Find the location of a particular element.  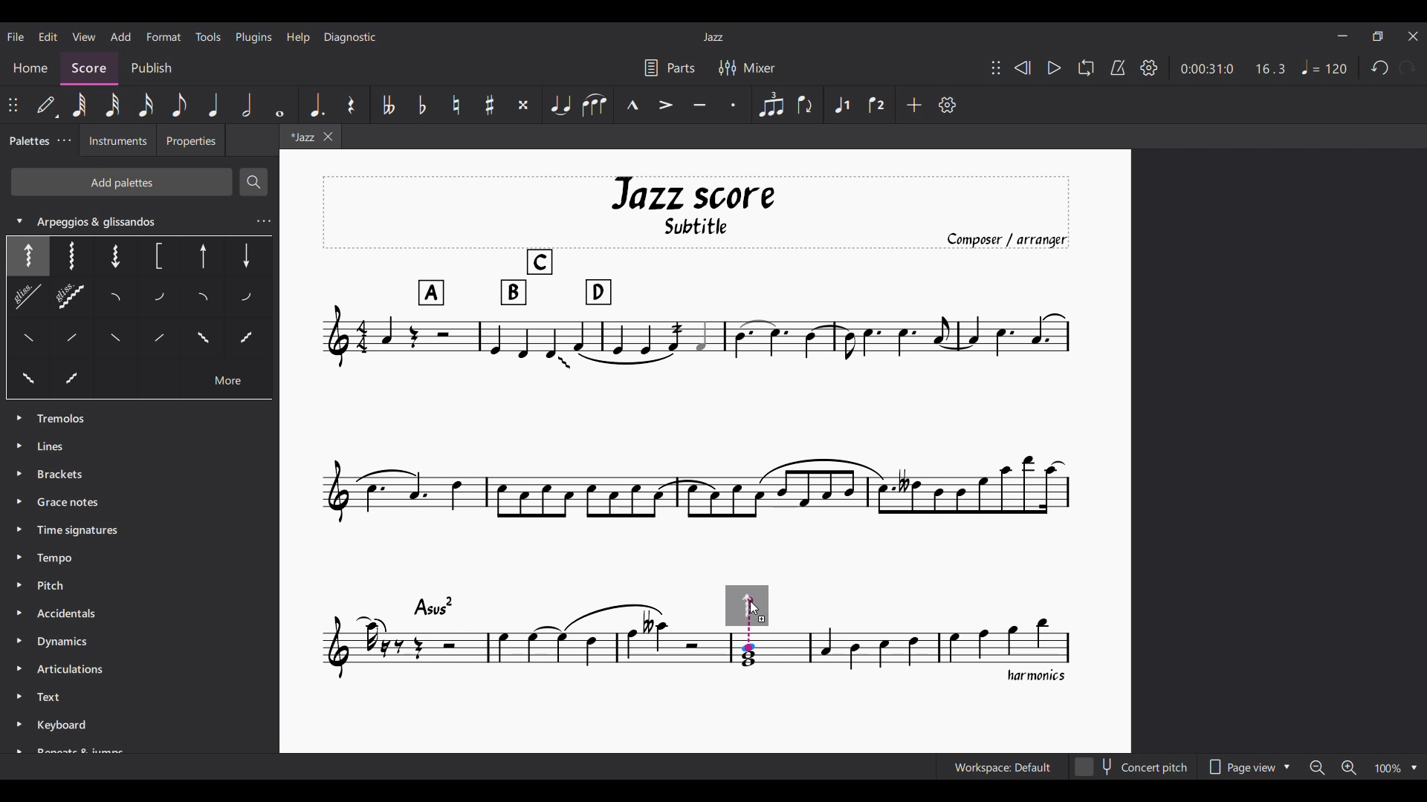

Metronome is located at coordinates (1119, 68).